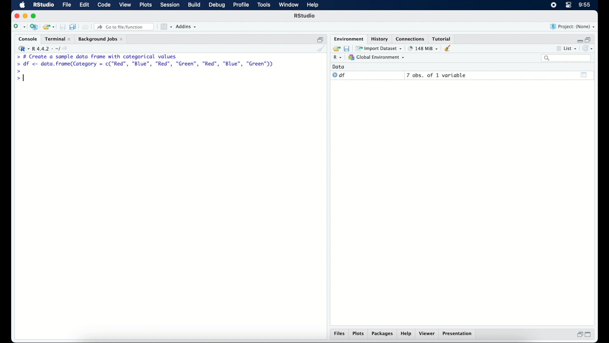 The width and height of the screenshot is (609, 343). I want to click on clear, so click(449, 49).